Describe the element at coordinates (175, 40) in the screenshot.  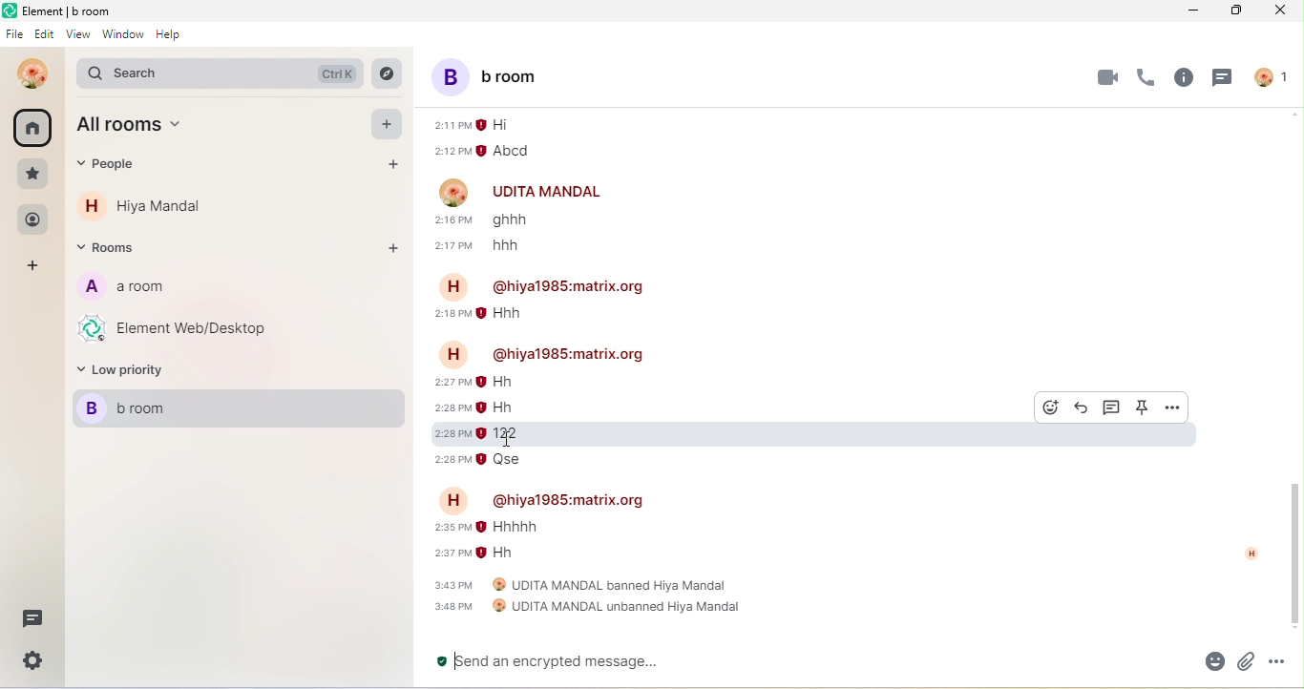
I see `help` at that location.